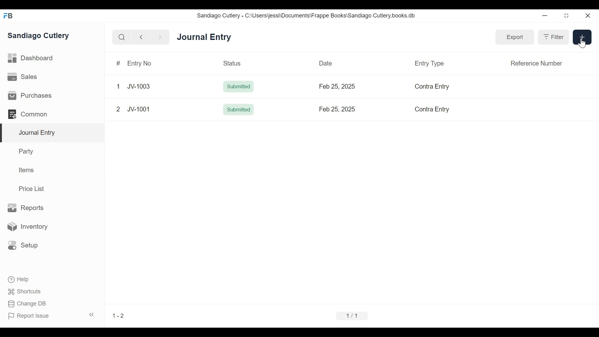 This screenshot has width=599, height=337. What do you see at coordinates (51, 133) in the screenshot?
I see `Journal Entry` at bounding box center [51, 133].